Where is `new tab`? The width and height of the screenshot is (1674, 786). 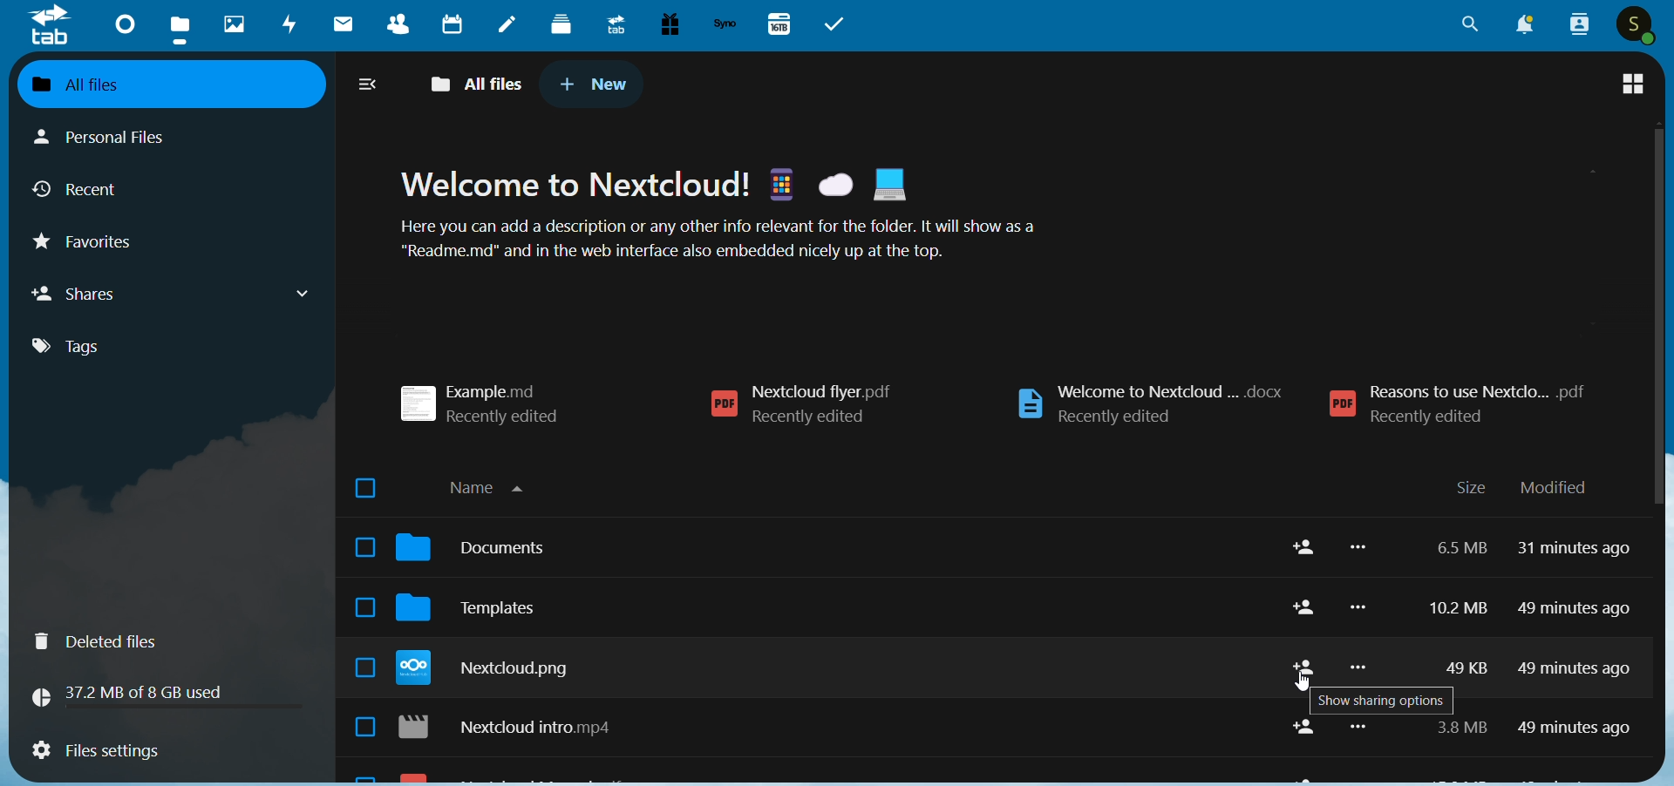
new tab is located at coordinates (595, 84).